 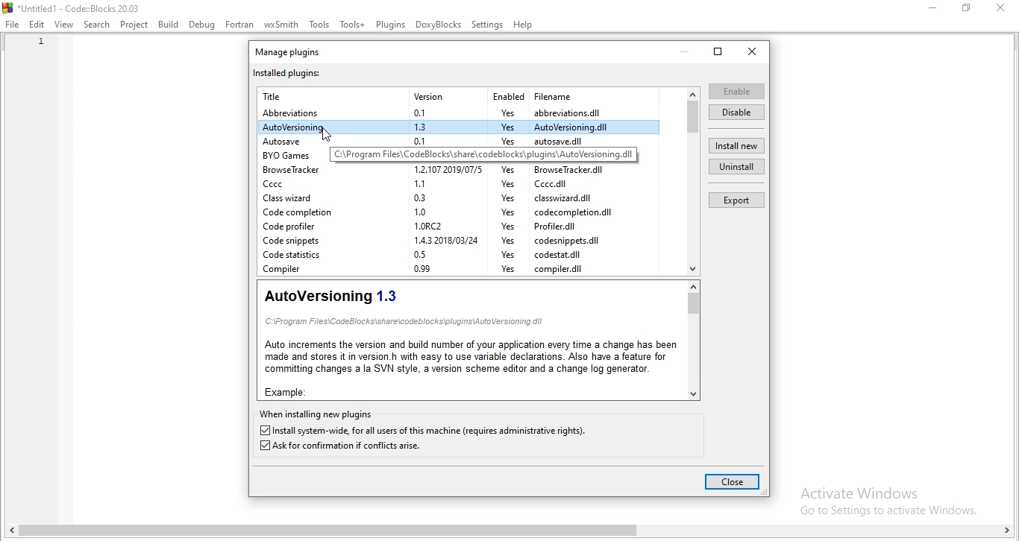 I want to click on Autosave 0.1 Yes autosave.dll, so click(x=442, y=142).